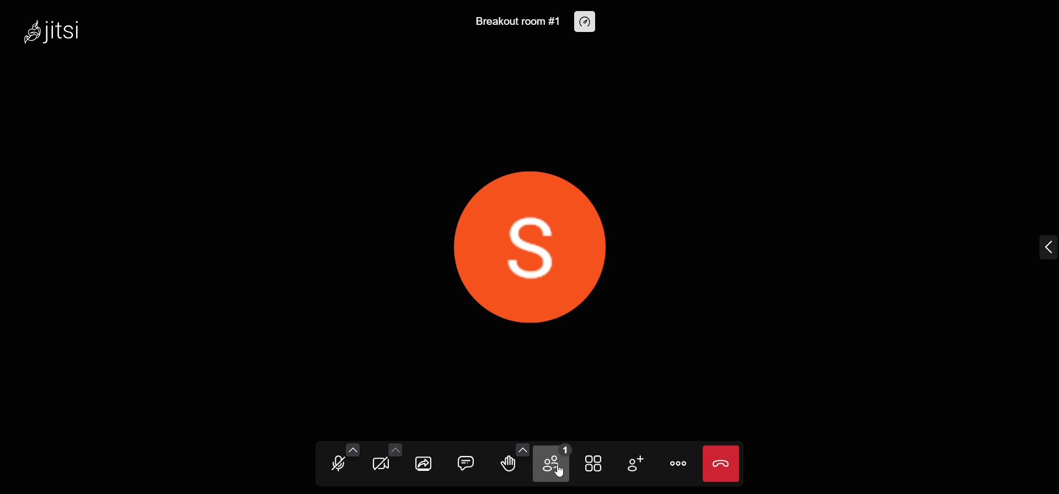 This screenshot has height=494, width=1059. Describe the element at coordinates (523, 450) in the screenshot. I see `more emoji` at that location.